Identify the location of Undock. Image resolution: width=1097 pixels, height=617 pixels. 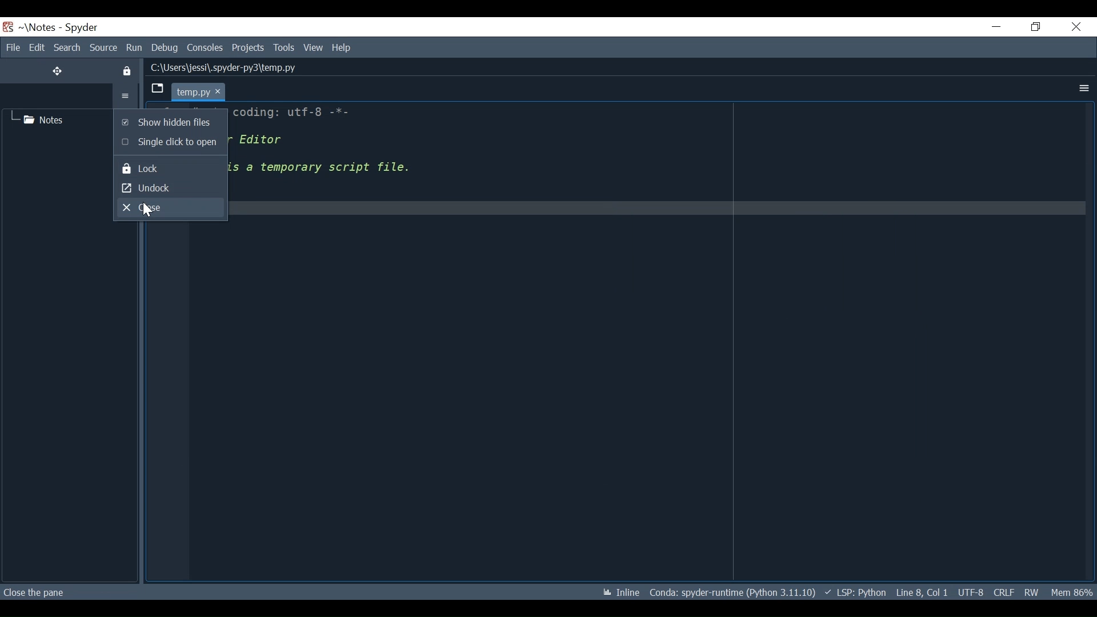
(170, 187).